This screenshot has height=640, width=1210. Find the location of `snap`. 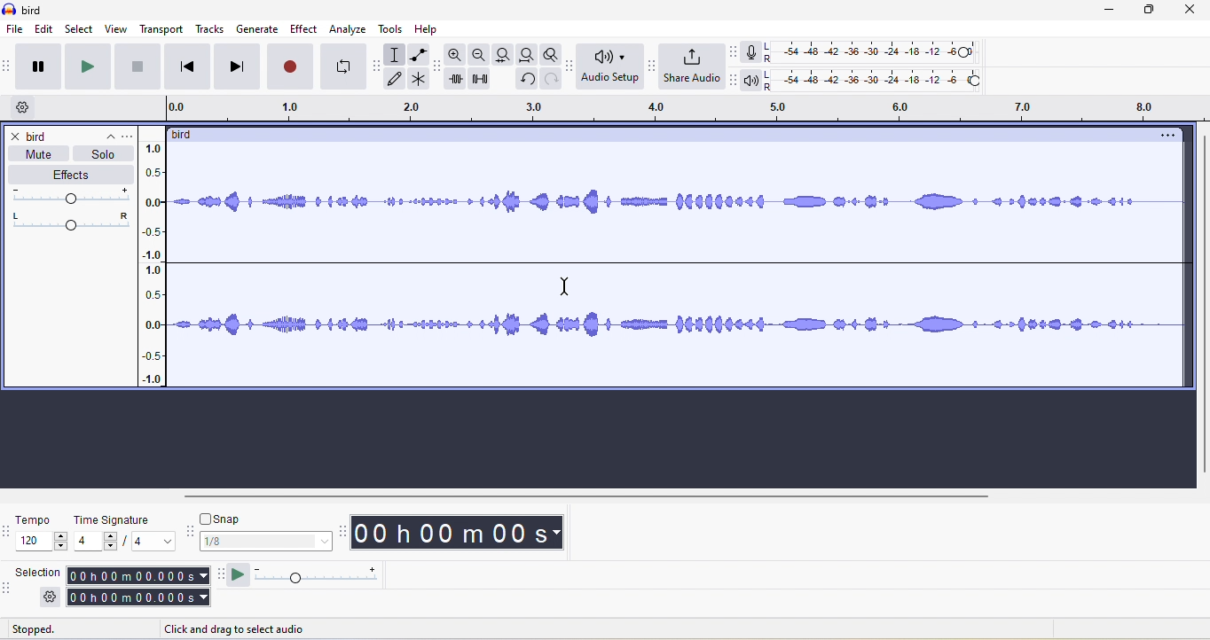

snap is located at coordinates (267, 542).